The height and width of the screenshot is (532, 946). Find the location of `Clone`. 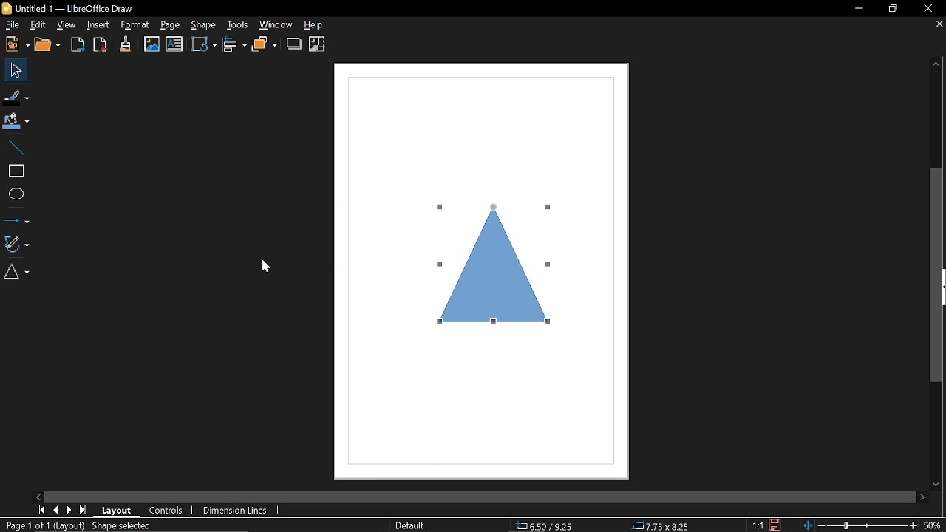

Clone is located at coordinates (126, 44).